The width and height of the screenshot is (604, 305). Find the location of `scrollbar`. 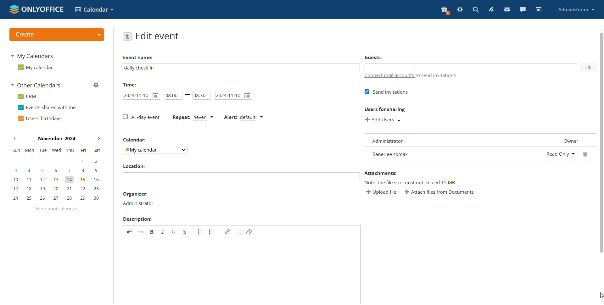

scrollbar is located at coordinates (600, 147).